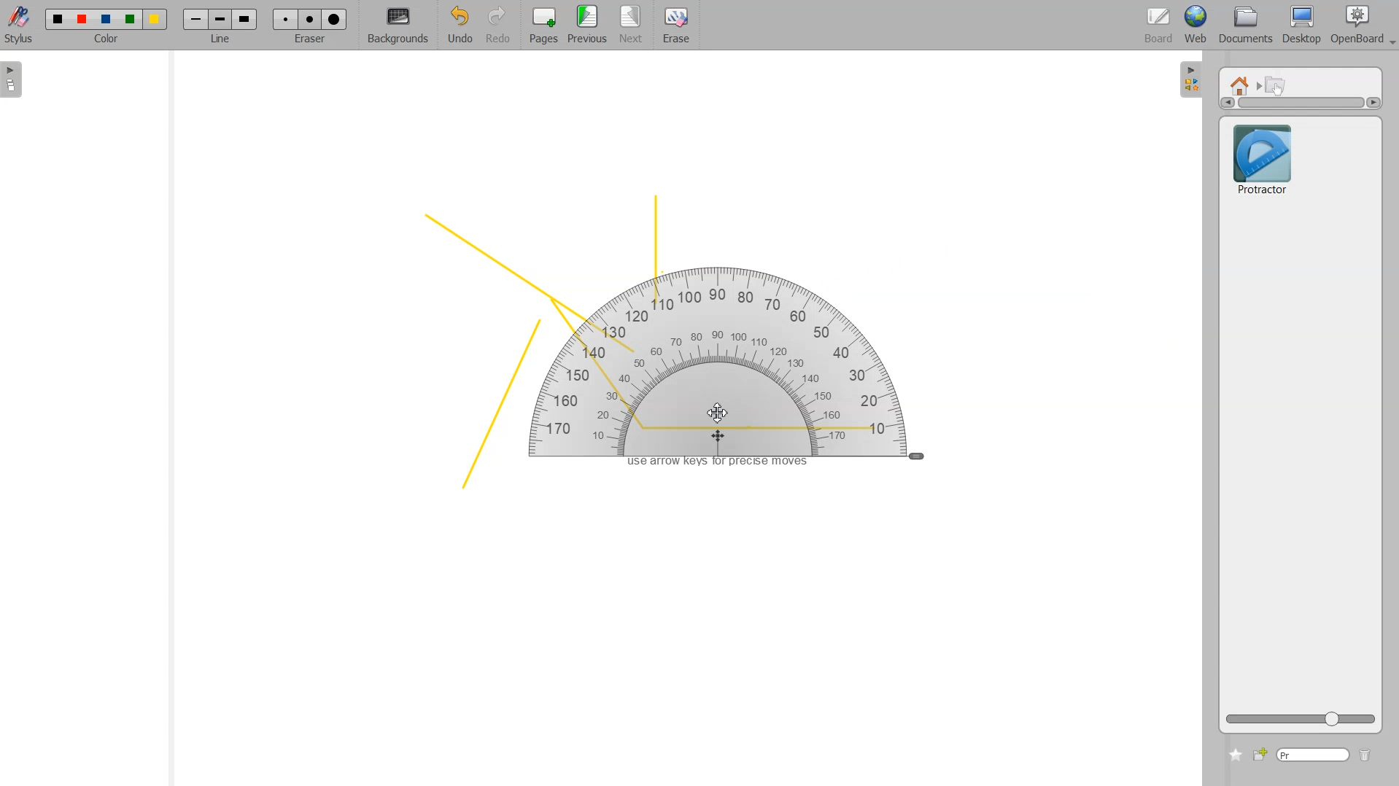 The width and height of the screenshot is (1399, 786). What do you see at coordinates (675, 26) in the screenshot?
I see `Erase` at bounding box center [675, 26].